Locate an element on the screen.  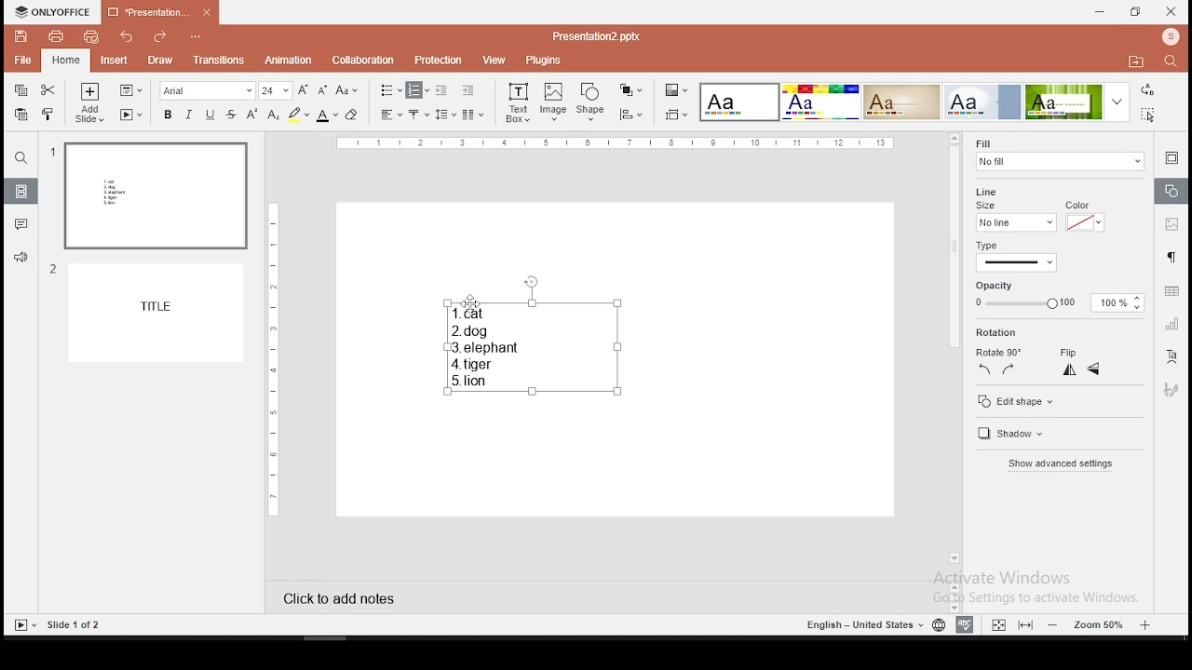
language is located at coordinates (937, 623).